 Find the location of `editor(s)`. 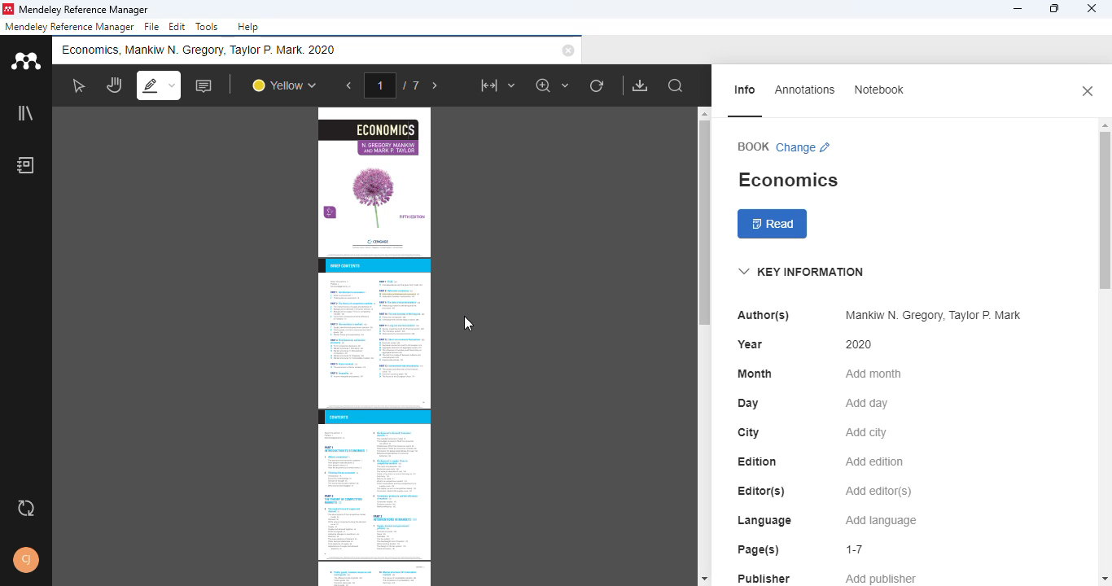

editor(s) is located at coordinates (762, 491).